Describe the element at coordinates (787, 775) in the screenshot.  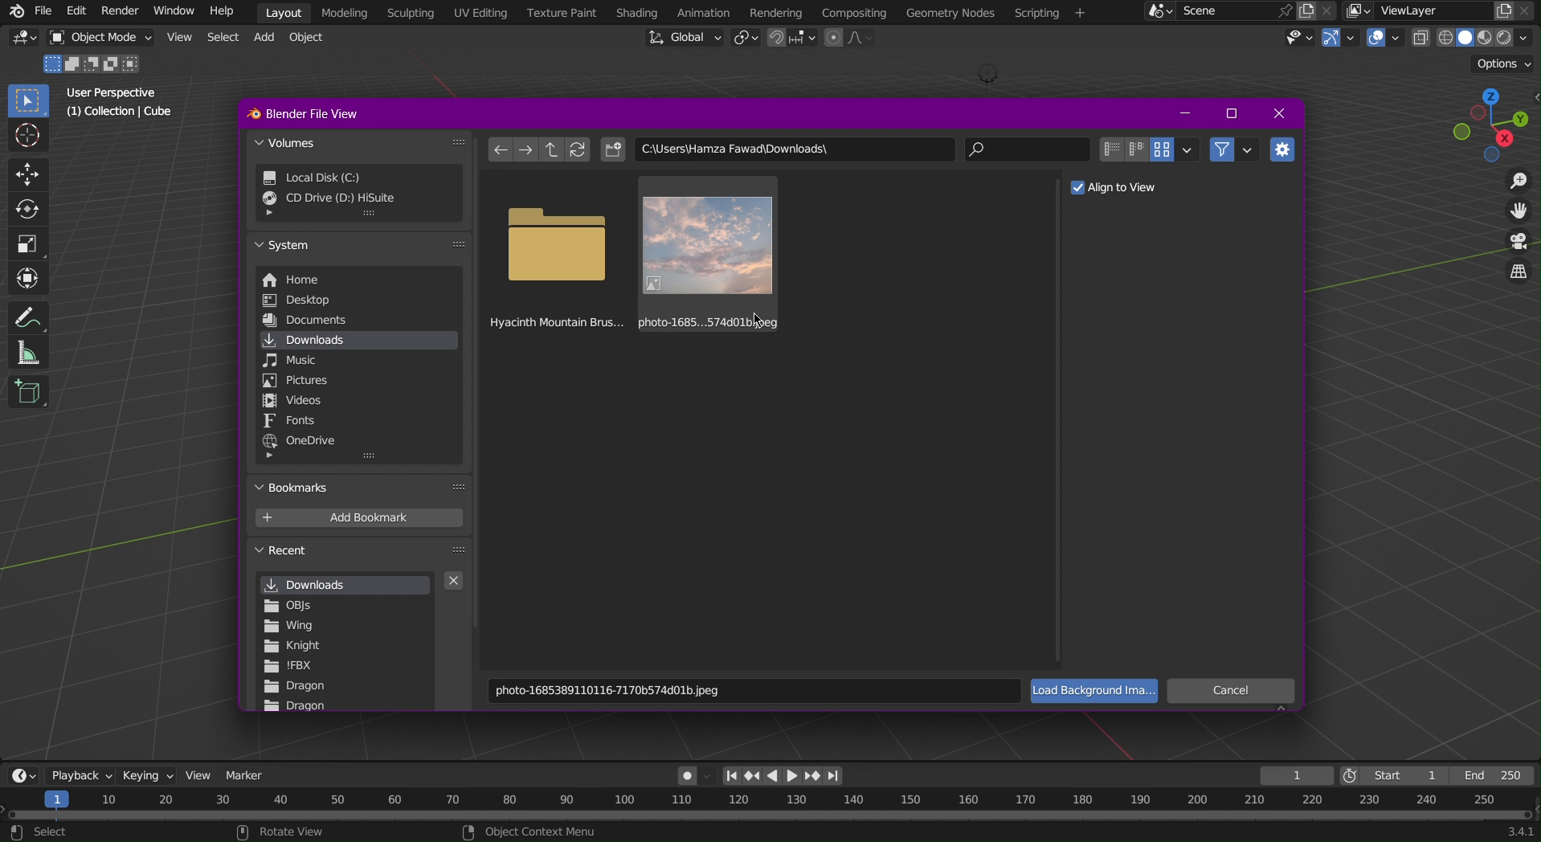
I see `Controls` at that location.